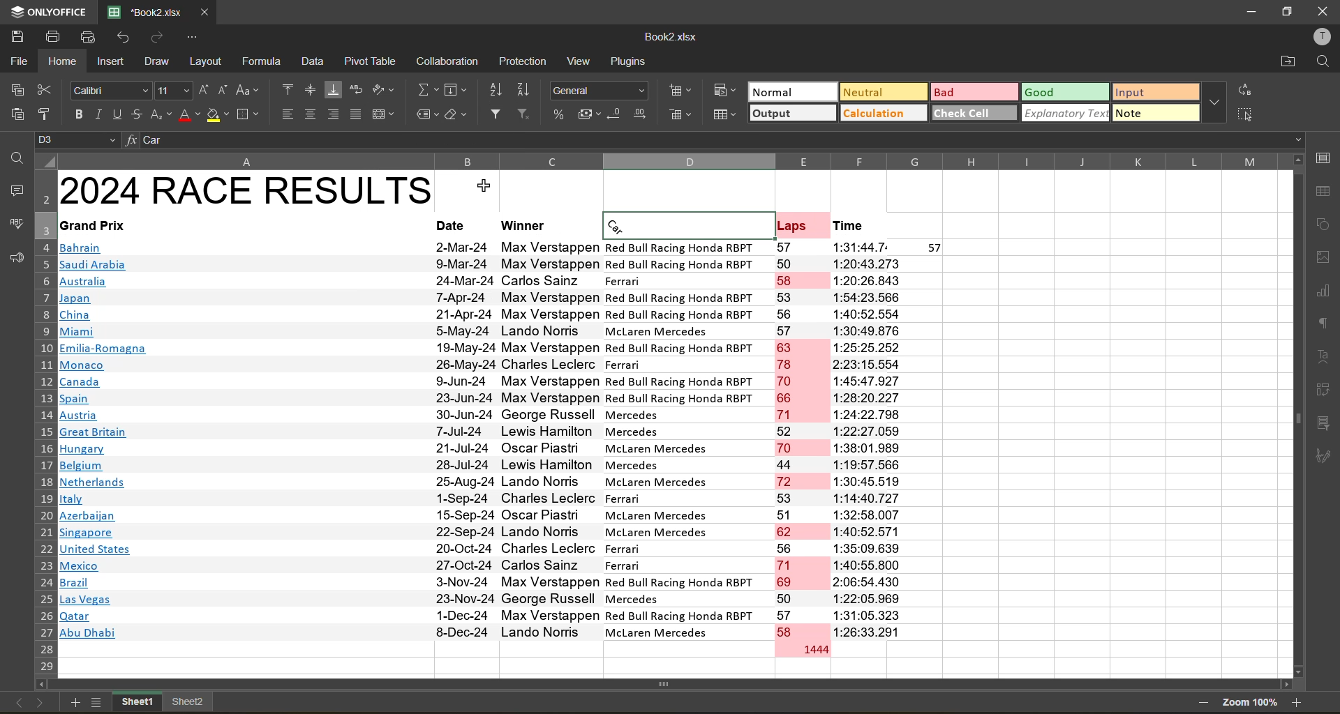 The image size is (1340, 714). Describe the element at coordinates (91, 36) in the screenshot. I see `quick print` at that location.